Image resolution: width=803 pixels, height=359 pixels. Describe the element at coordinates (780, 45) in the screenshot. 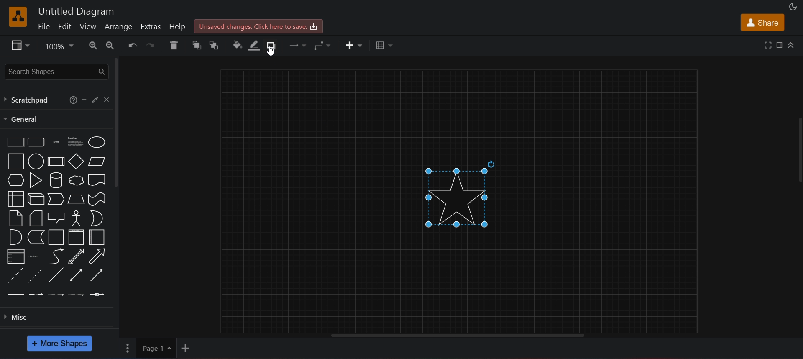

I see `format` at that location.